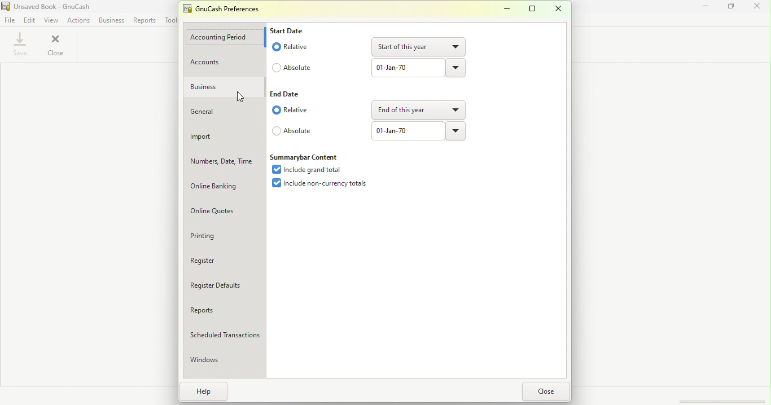  What do you see at coordinates (542, 395) in the screenshot?
I see `Close` at bounding box center [542, 395].